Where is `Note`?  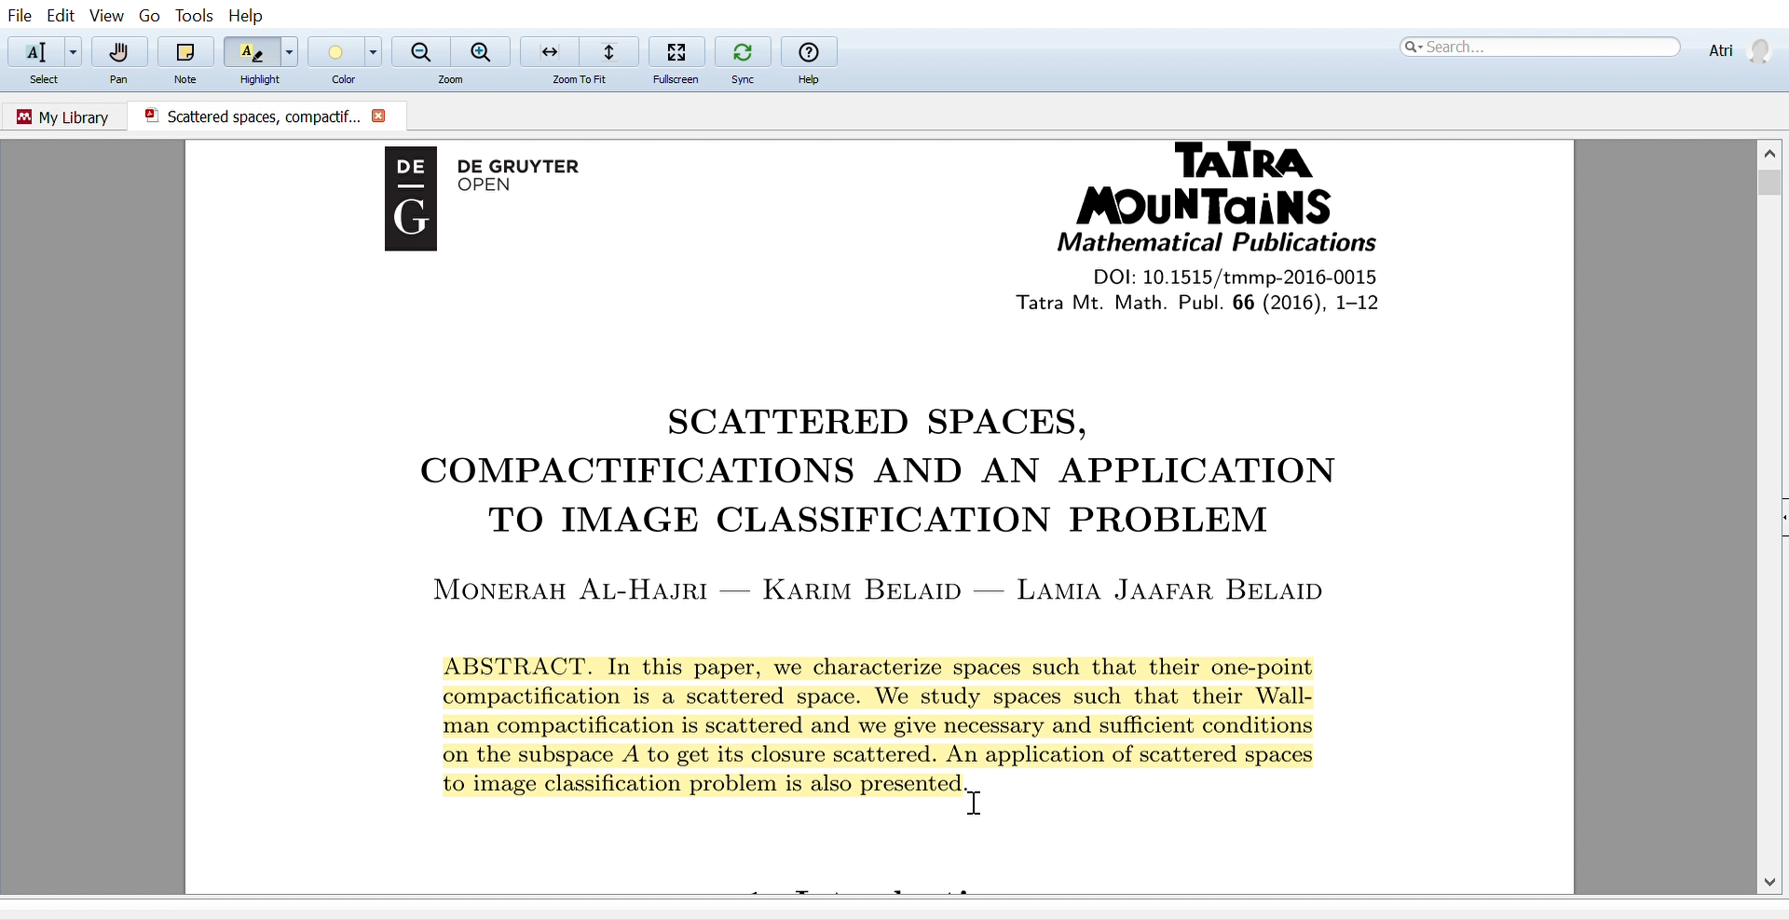 Note is located at coordinates (189, 77).